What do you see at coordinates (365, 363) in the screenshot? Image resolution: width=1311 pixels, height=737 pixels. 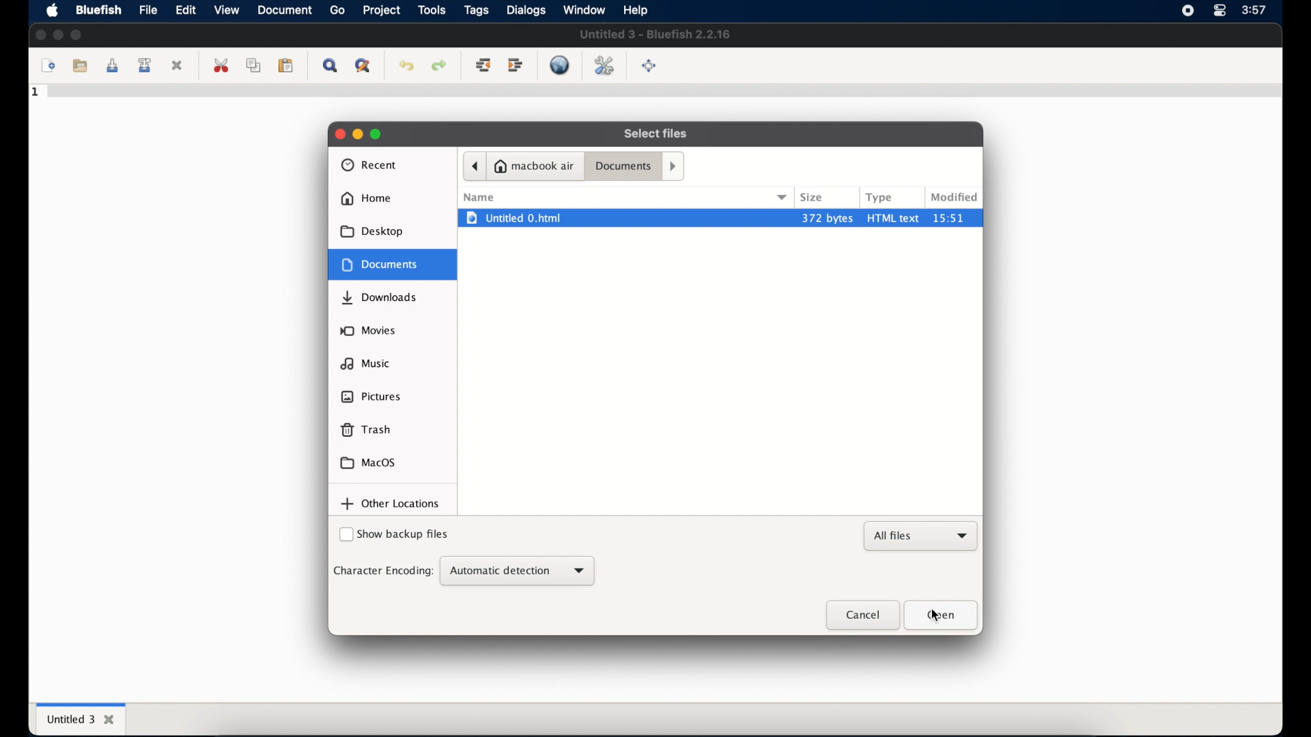 I see `music` at bounding box center [365, 363].